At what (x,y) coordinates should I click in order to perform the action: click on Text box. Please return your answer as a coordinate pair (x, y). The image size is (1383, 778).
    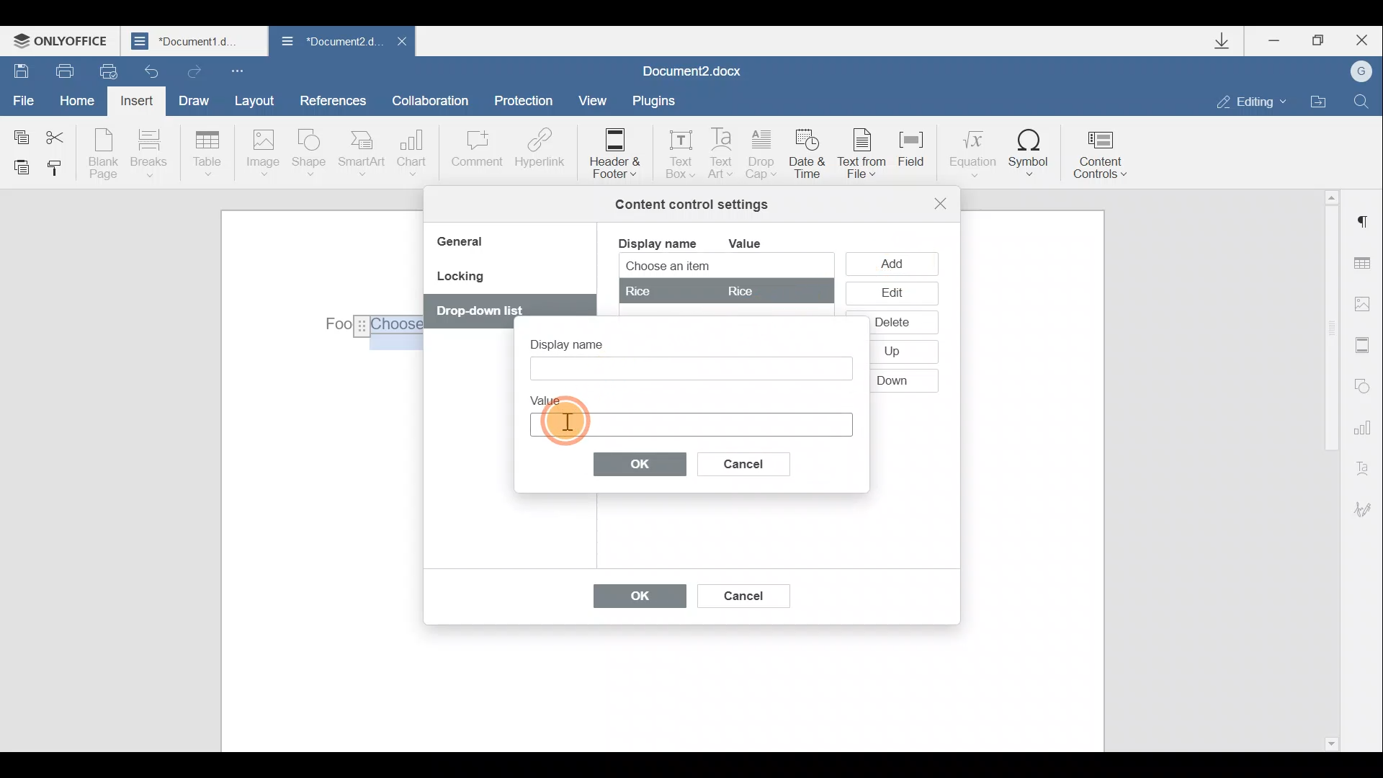
    Looking at the image, I should click on (689, 368).